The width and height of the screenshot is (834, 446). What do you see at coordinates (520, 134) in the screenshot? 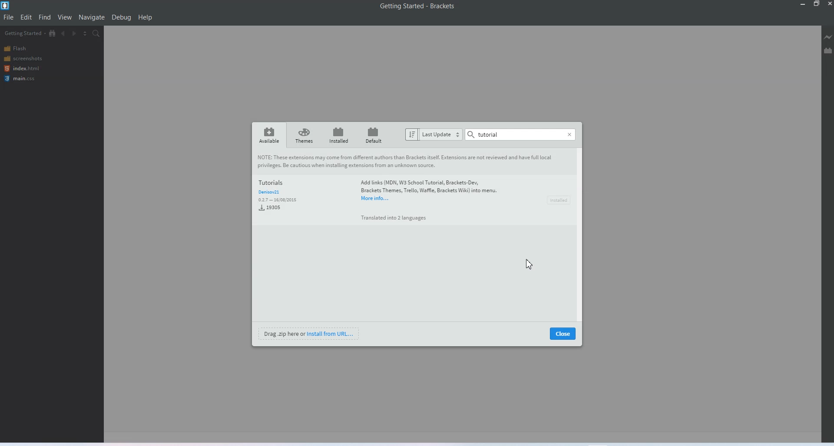
I see `Search Bar` at bounding box center [520, 134].